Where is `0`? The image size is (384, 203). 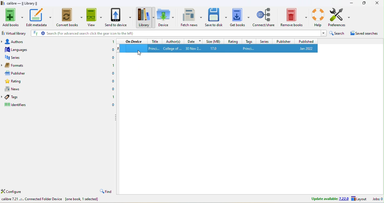 0 is located at coordinates (113, 105).